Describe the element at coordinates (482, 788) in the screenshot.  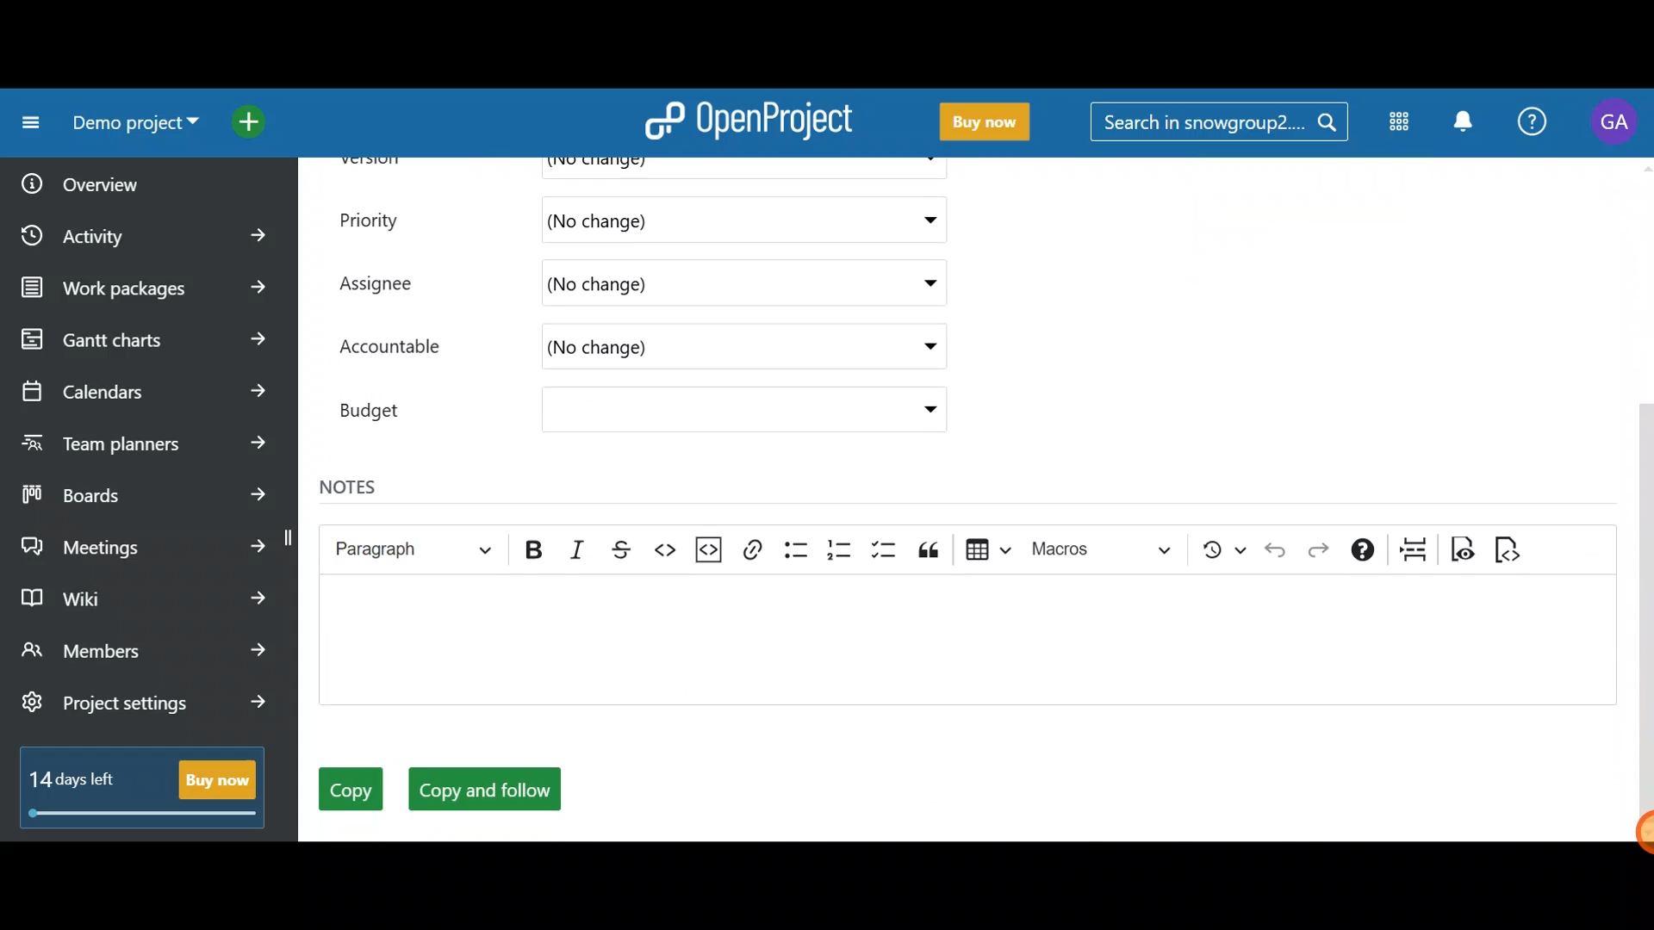
I see `Copy and follow` at that location.